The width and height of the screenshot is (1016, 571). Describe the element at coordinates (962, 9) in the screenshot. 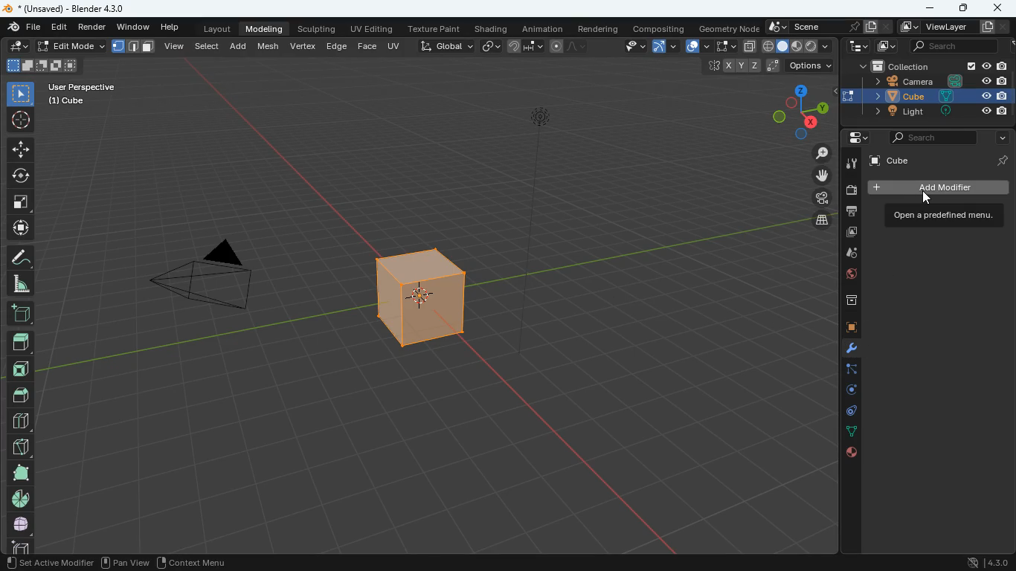

I see `maximize` at that location.